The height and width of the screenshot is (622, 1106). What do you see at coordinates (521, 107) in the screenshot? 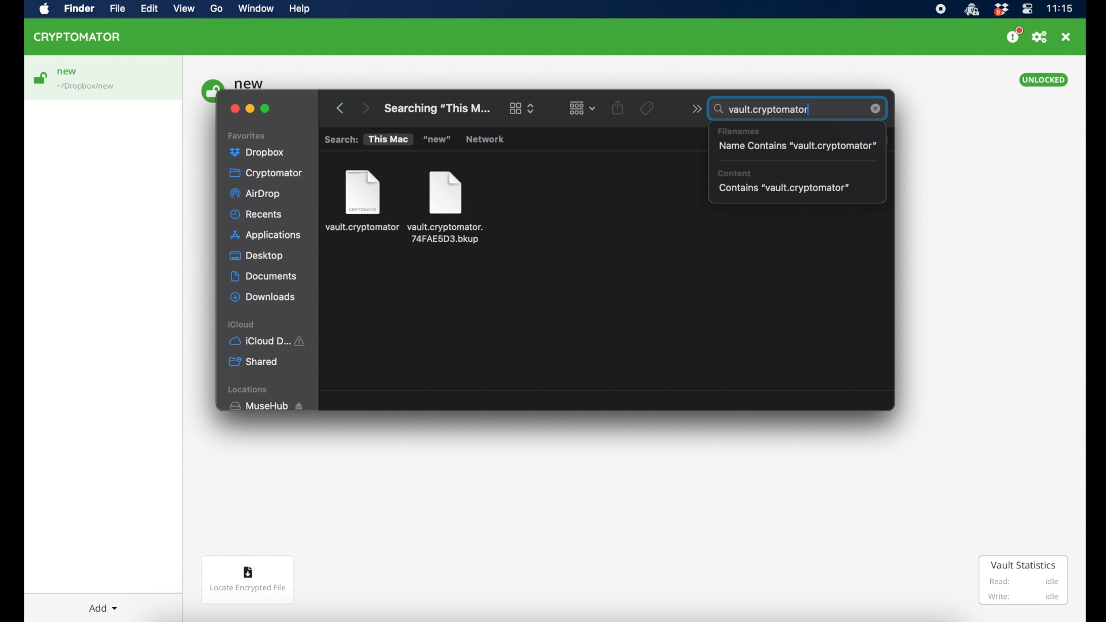
I see `view options` at bounding box center [521, 107].